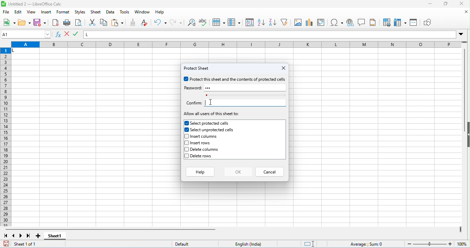 Image resolution: width=470 pixels, height=248 pixels. Describe the element at coordinates (47, 12) in the screenshot. I see `insert` at that location.